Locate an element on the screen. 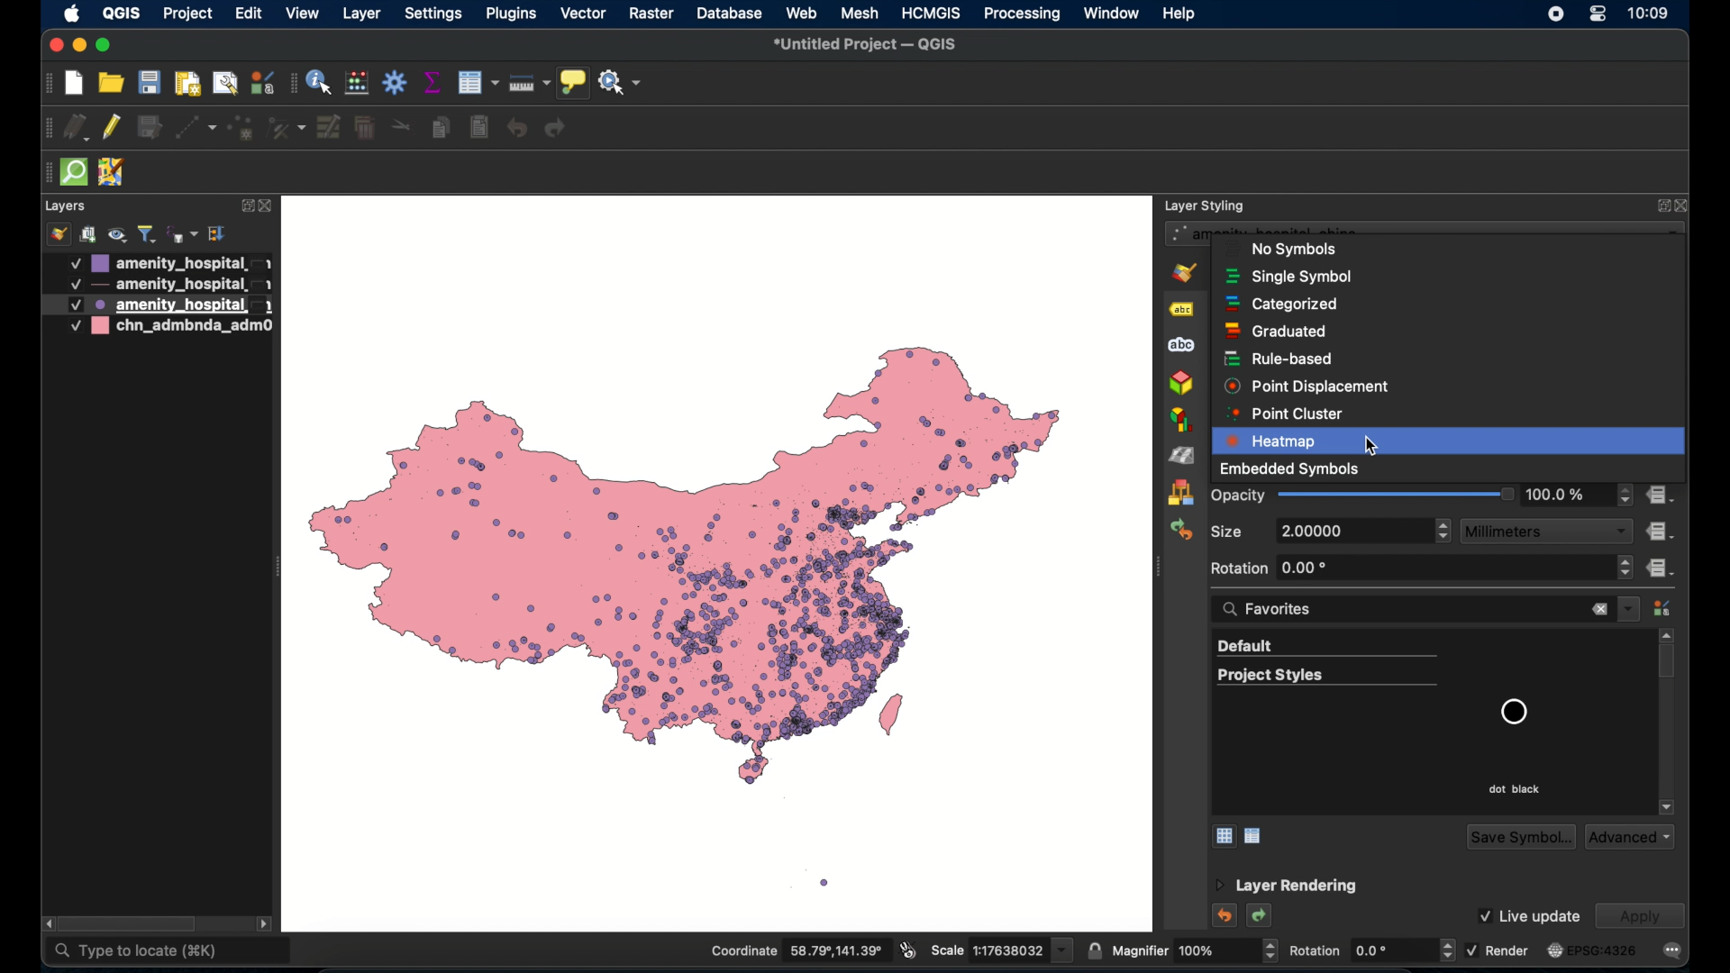 Image resolution: width=1730 pixels, height=973 pixels. raster is located at coordinates (651, 14).